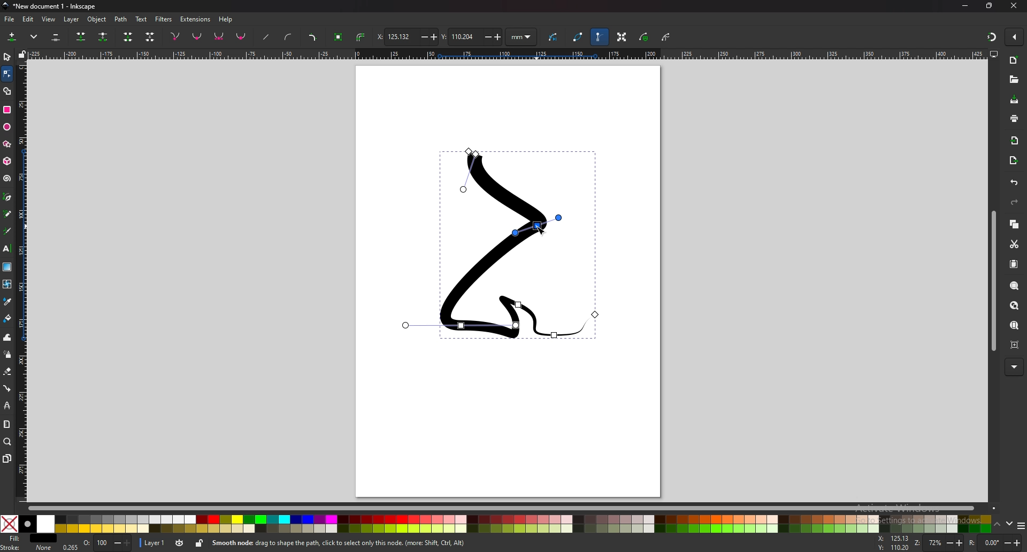  What do you see at coordinates (21, 281) in the screenshot?
I see `vertical scale` at bounding box center [21, 281].